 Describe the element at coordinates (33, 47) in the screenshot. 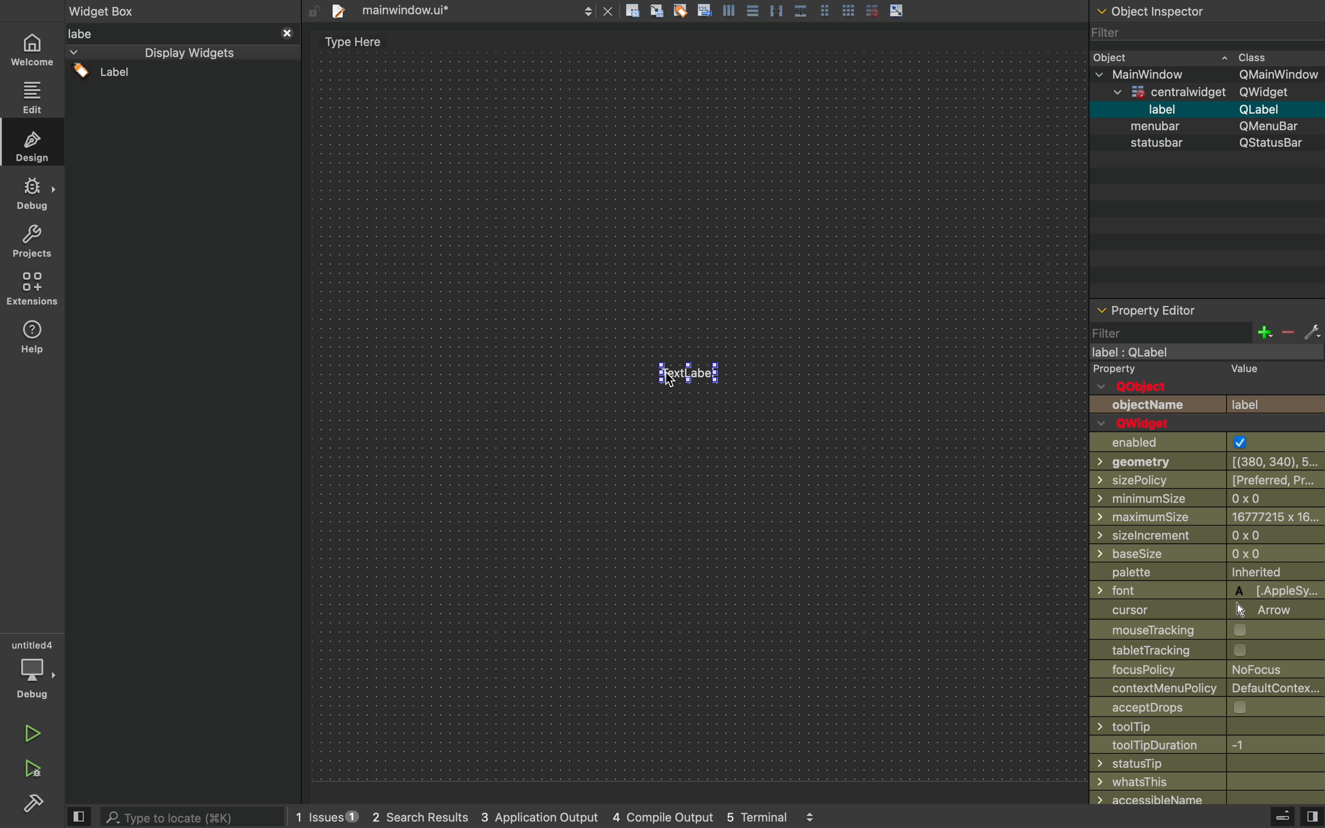

I see `home` at that location.